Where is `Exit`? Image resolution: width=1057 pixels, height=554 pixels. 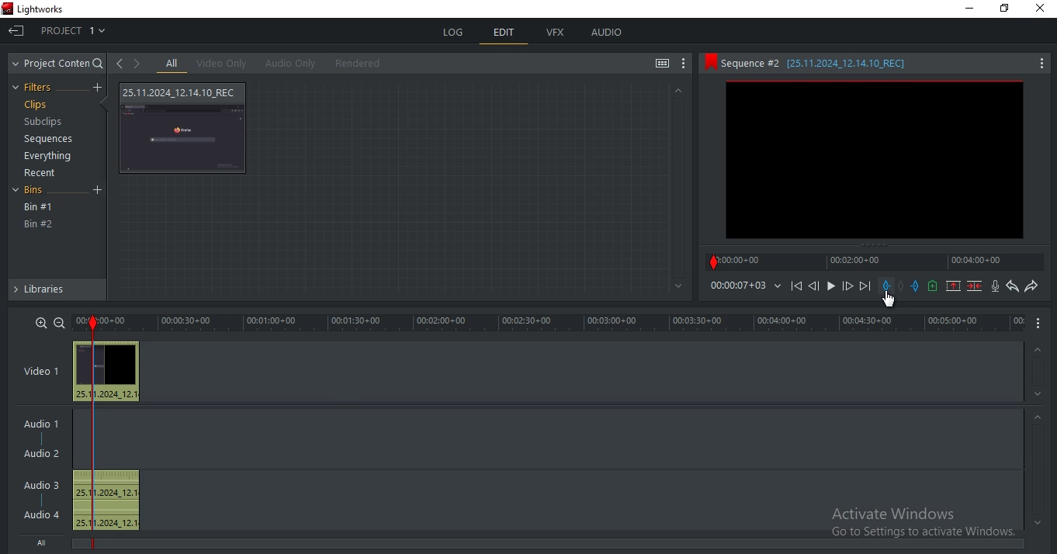 Exit is located at coordinates (16, 29).